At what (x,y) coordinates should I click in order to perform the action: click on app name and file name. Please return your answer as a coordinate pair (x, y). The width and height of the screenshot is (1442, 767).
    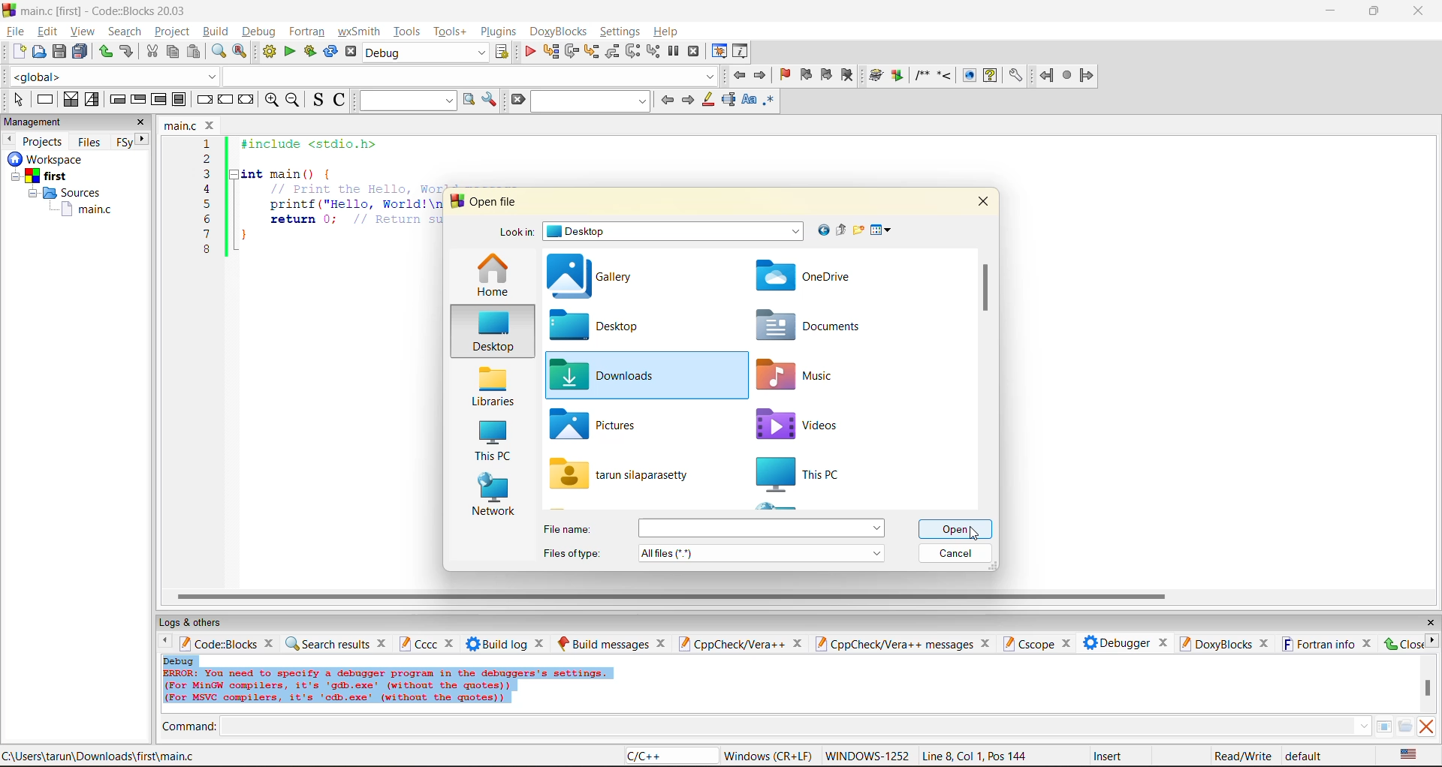
    Looking at the image, I should click on (107, 10).